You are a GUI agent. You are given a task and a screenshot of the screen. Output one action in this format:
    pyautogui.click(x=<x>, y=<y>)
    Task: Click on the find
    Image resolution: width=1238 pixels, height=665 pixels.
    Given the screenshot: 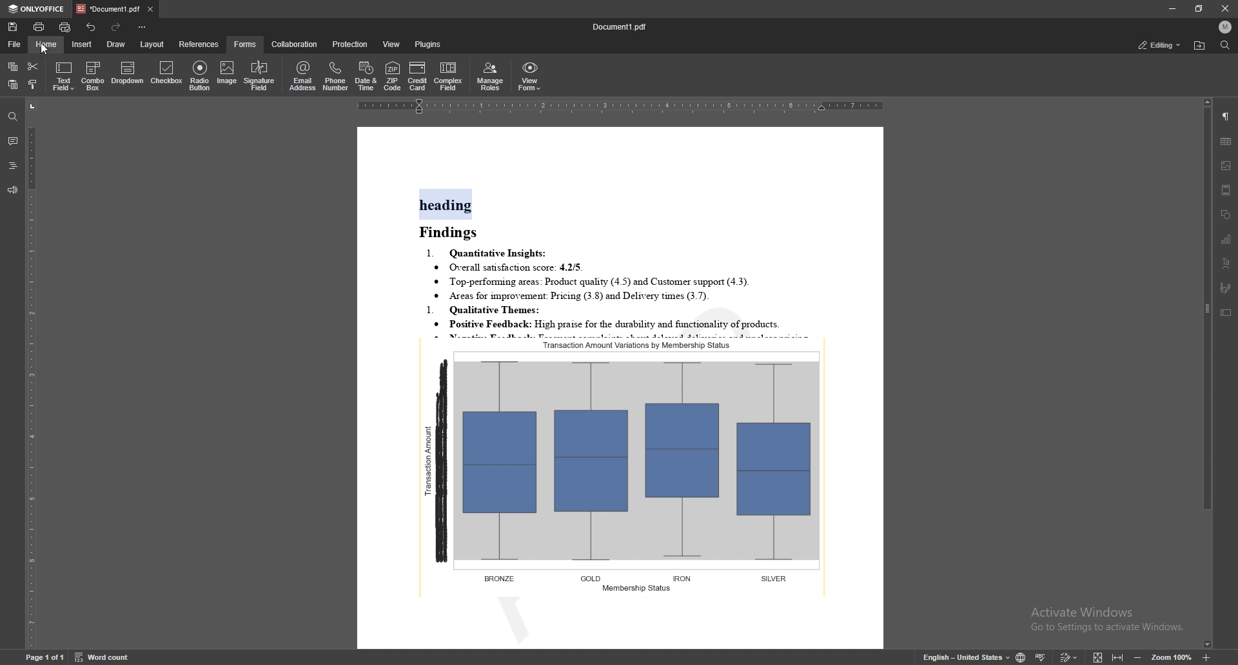 What is the action you would take?
    pyautogui.click(x=1226, y=46)
    